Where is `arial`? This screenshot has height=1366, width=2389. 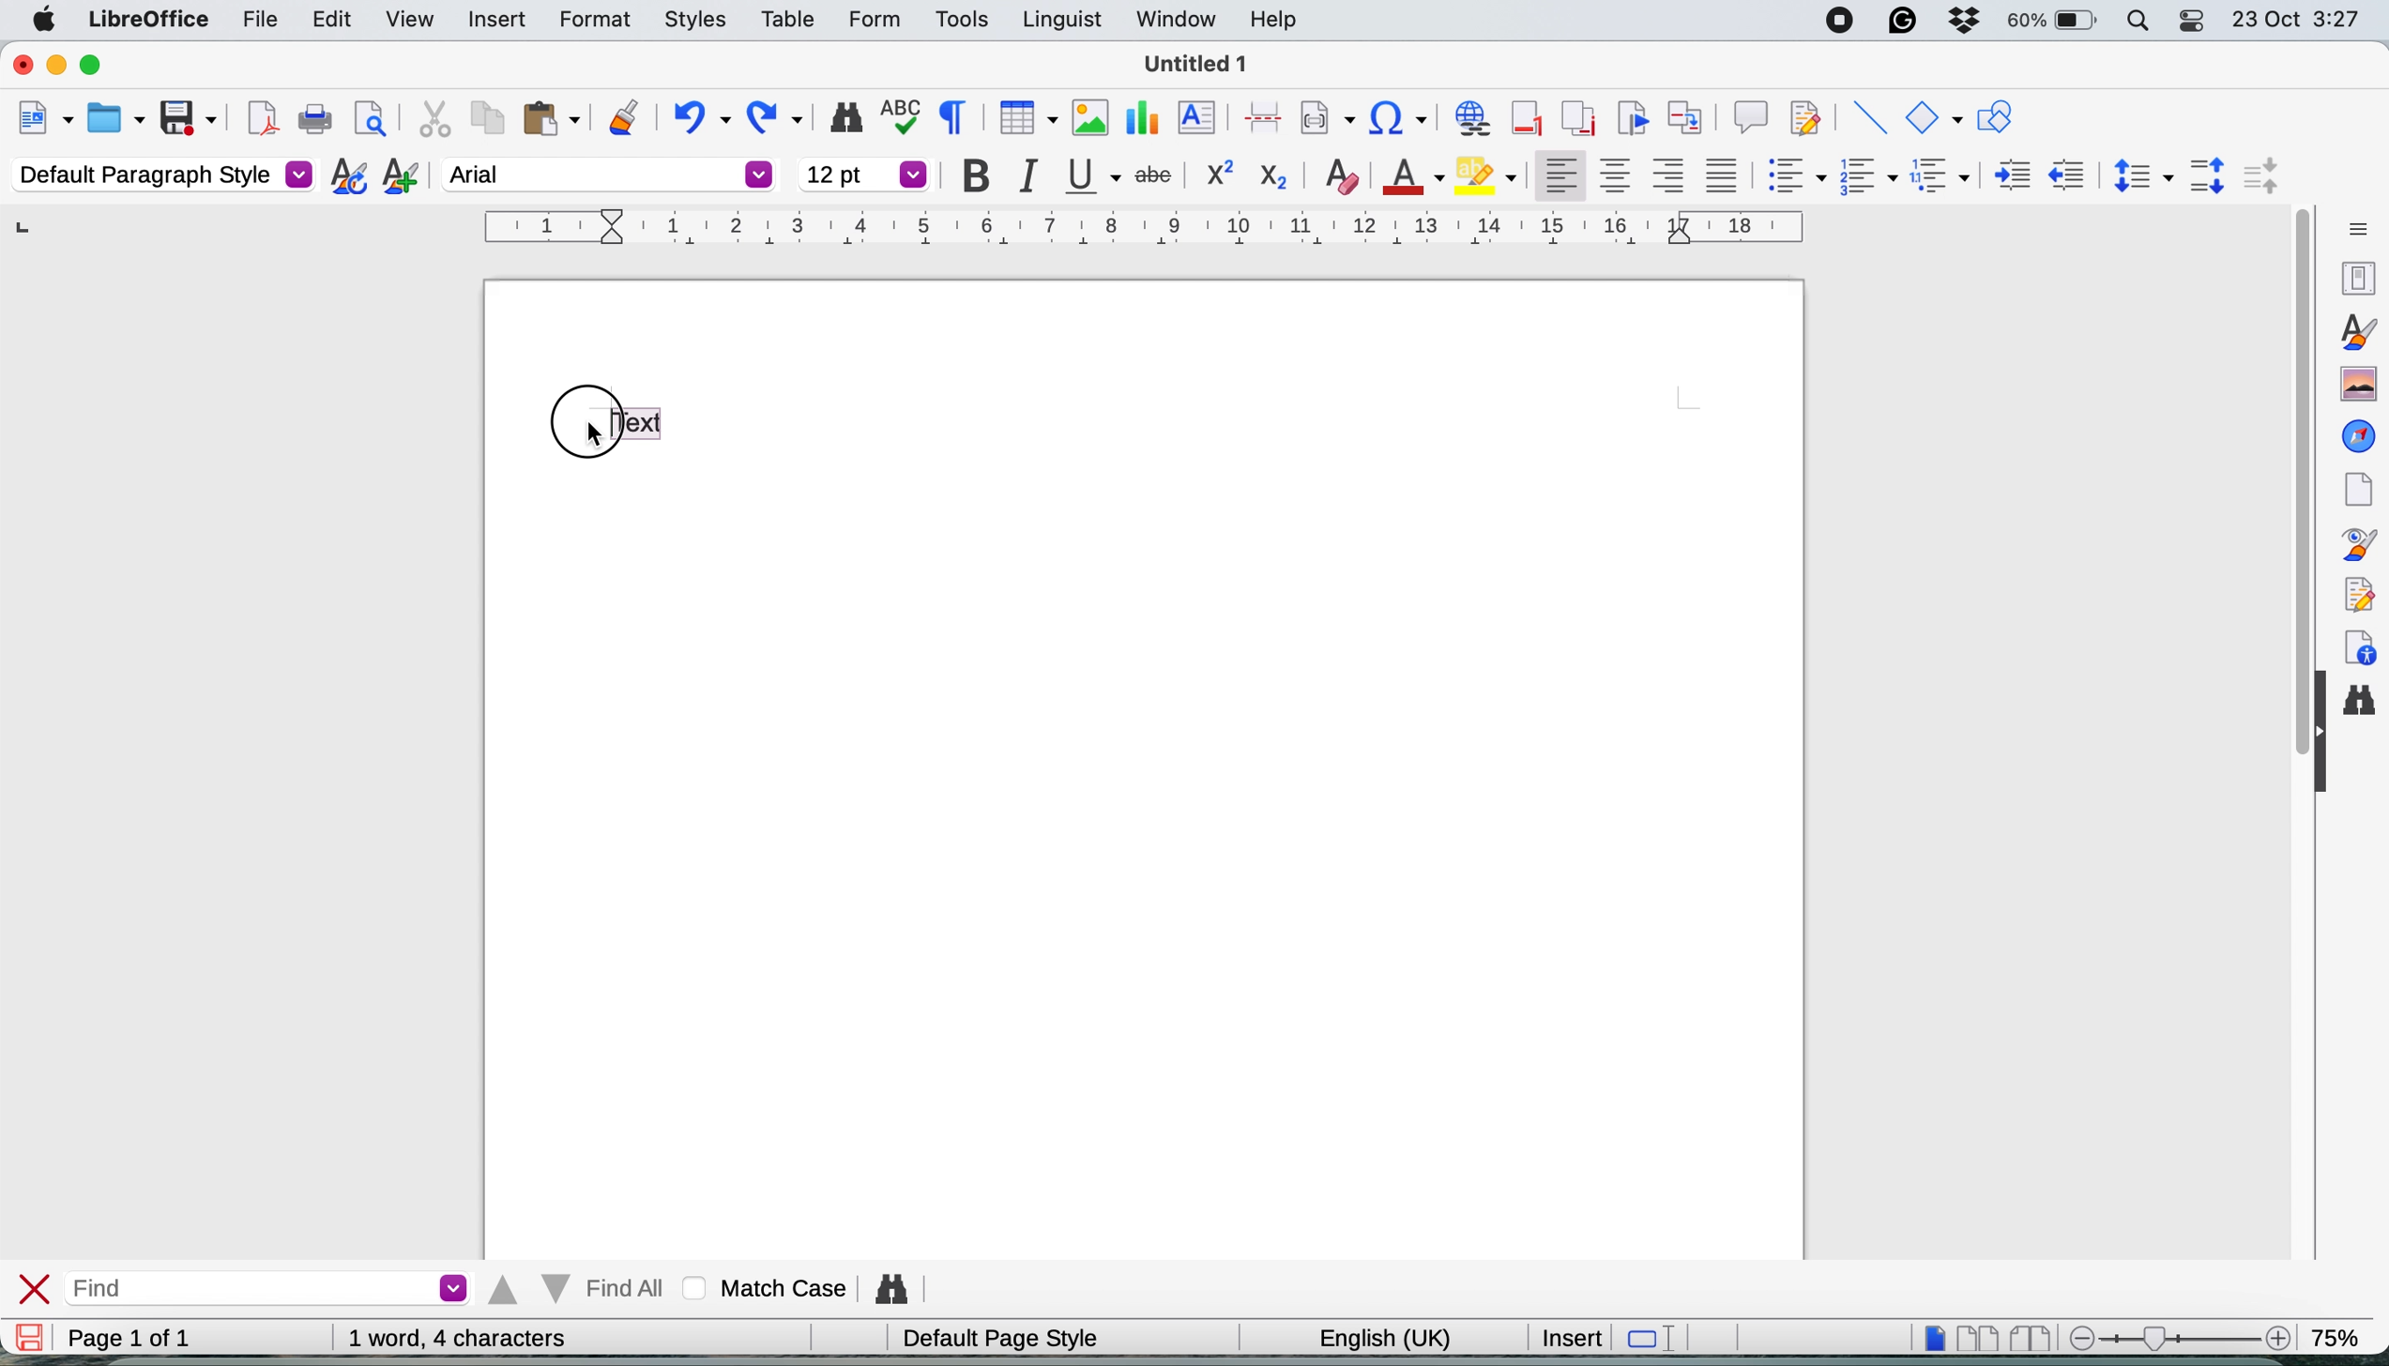 arial is located at coordinates (610, 174).